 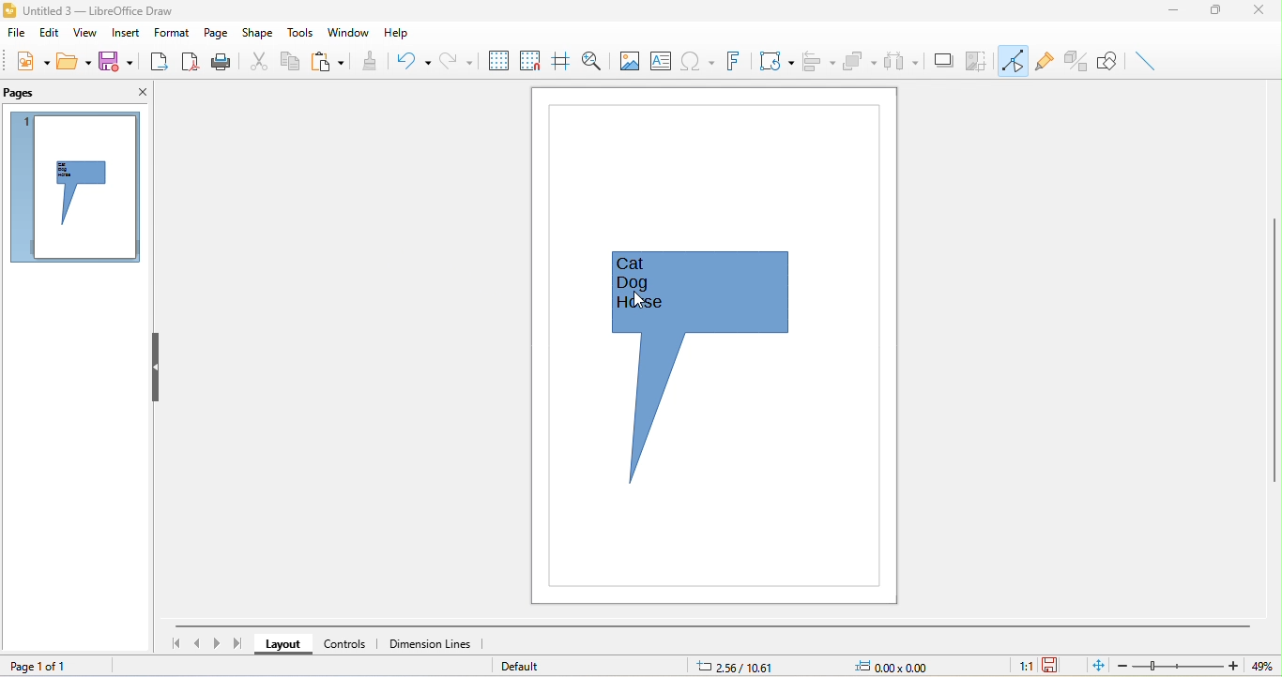 What do you see at coordinates (1260, 14) in the screenshot?
I see `close` at bounding box center [1260, 14].